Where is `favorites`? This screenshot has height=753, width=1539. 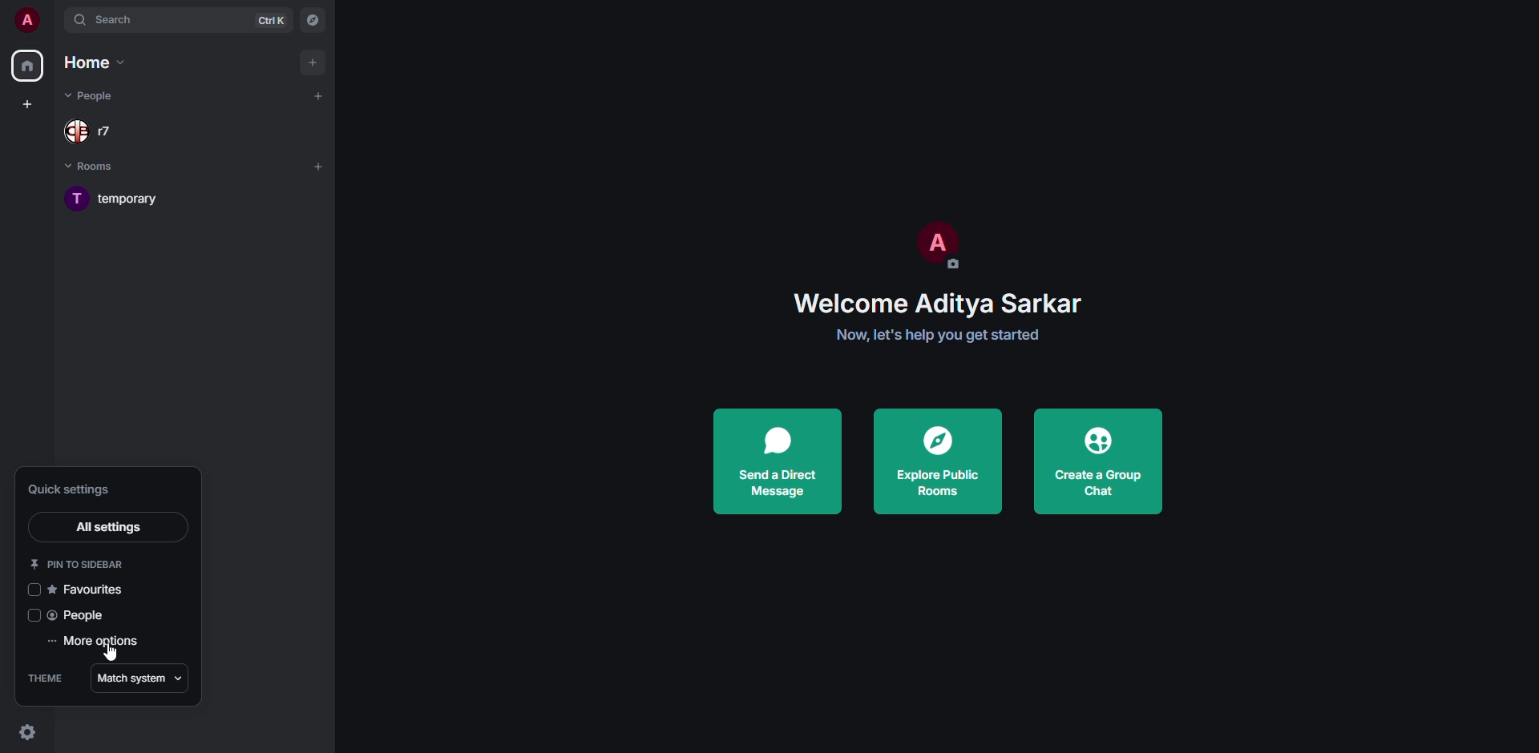
favorites is located at coordinates (89, 590).